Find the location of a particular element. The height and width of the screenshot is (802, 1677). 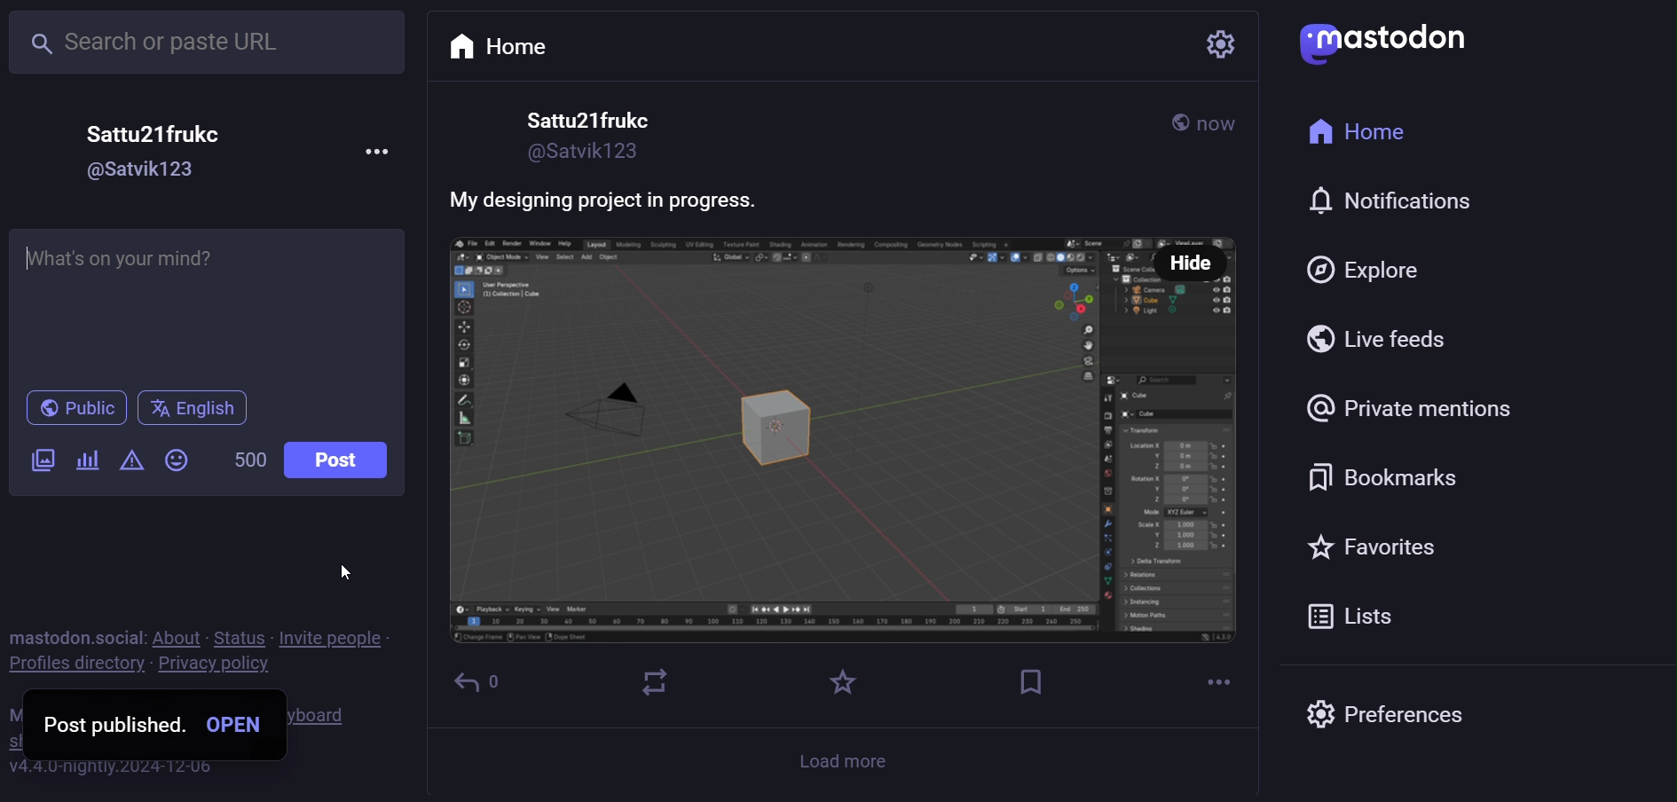

favorite is located at coordinates (1375, 550).